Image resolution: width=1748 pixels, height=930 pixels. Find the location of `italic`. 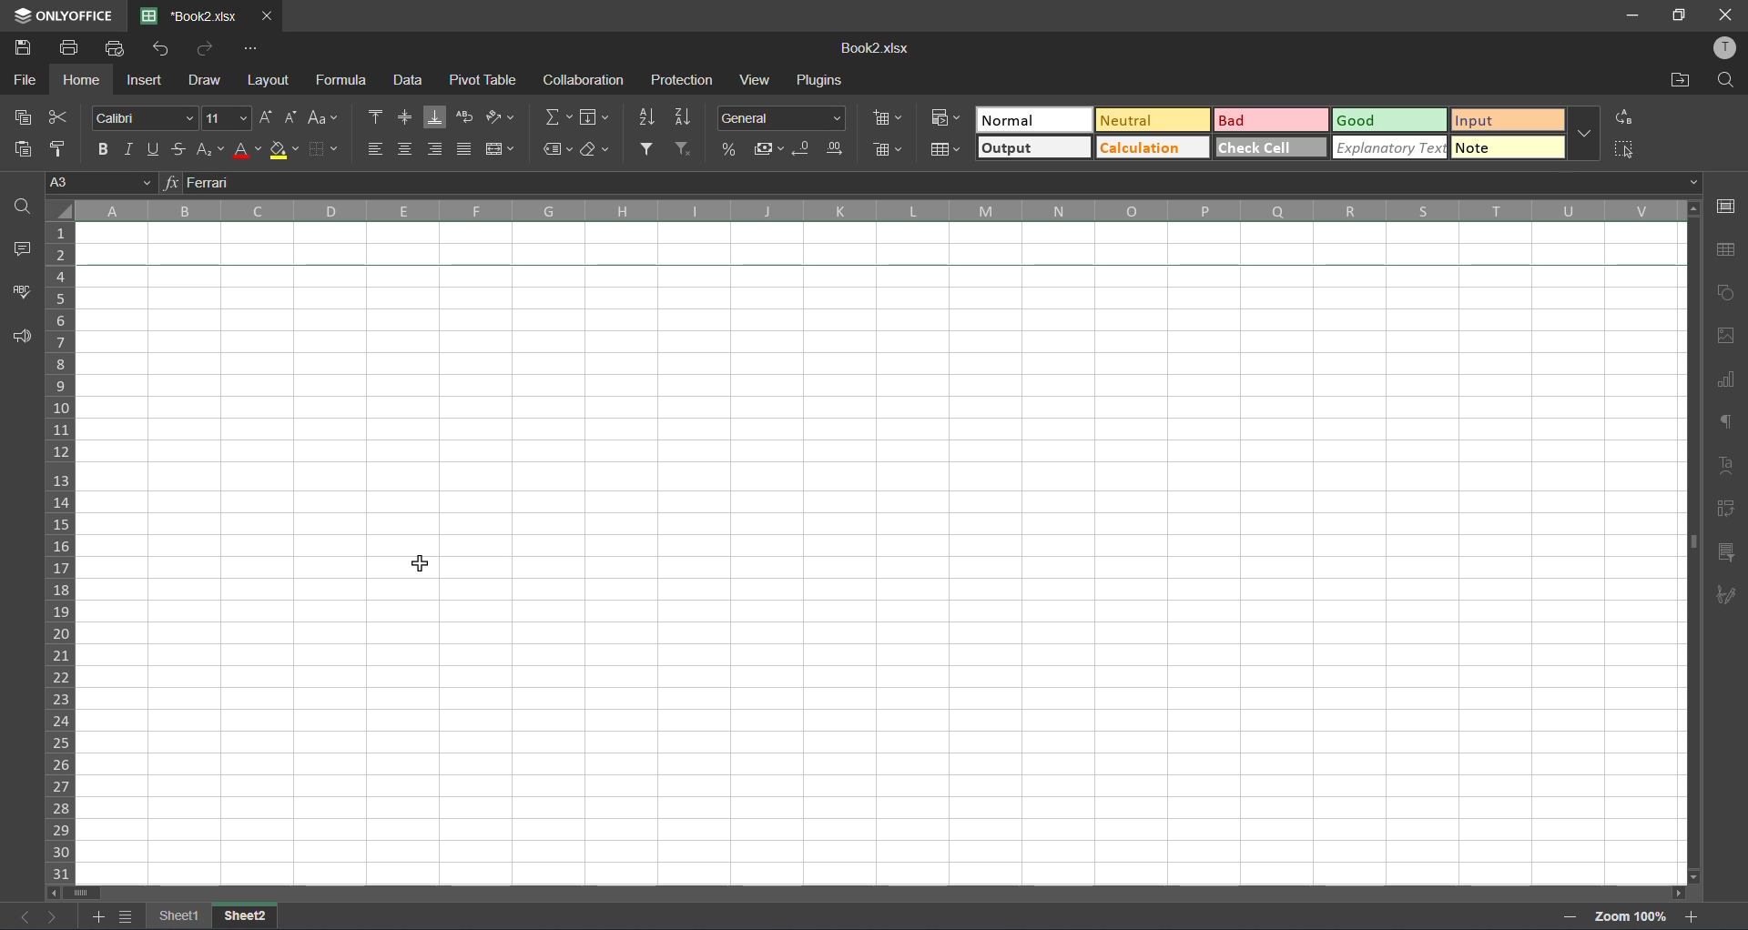

italic is located at coordinates (129, 148).